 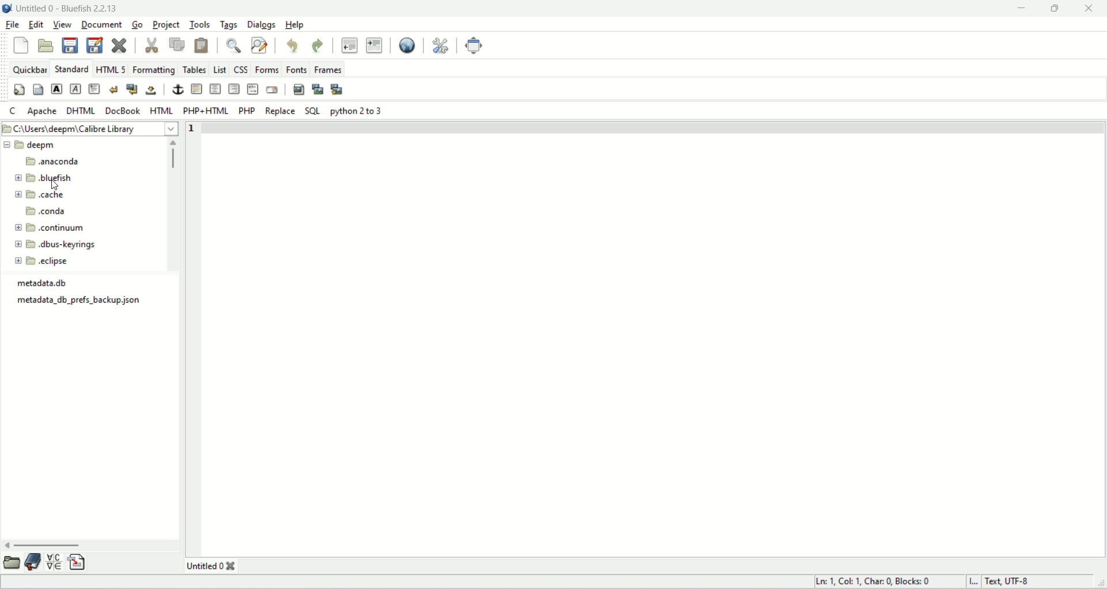 I want to click on paste, so click(x=203, y=44).